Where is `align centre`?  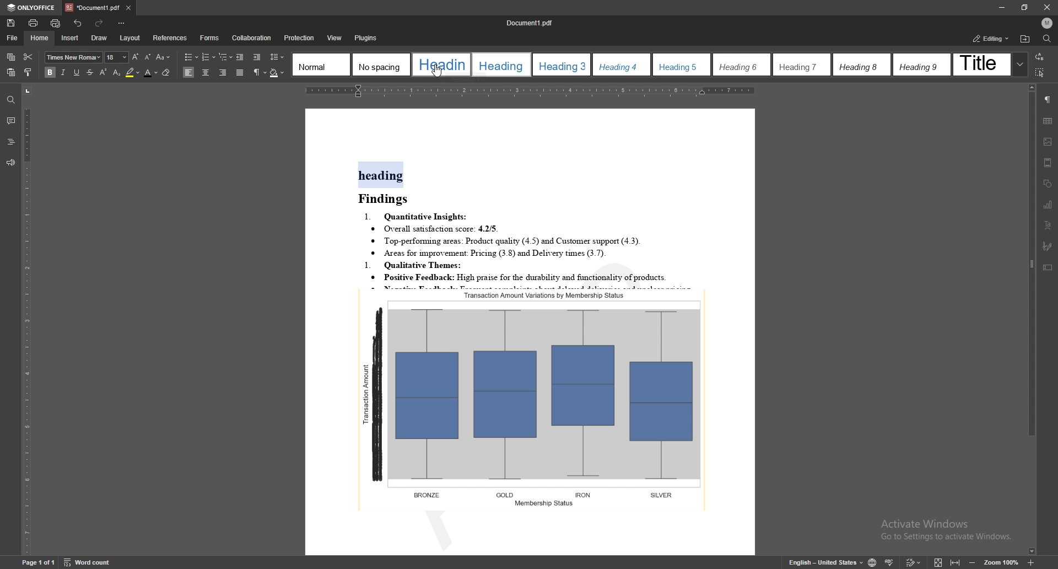 align centre is located at coordinates (206, 72).